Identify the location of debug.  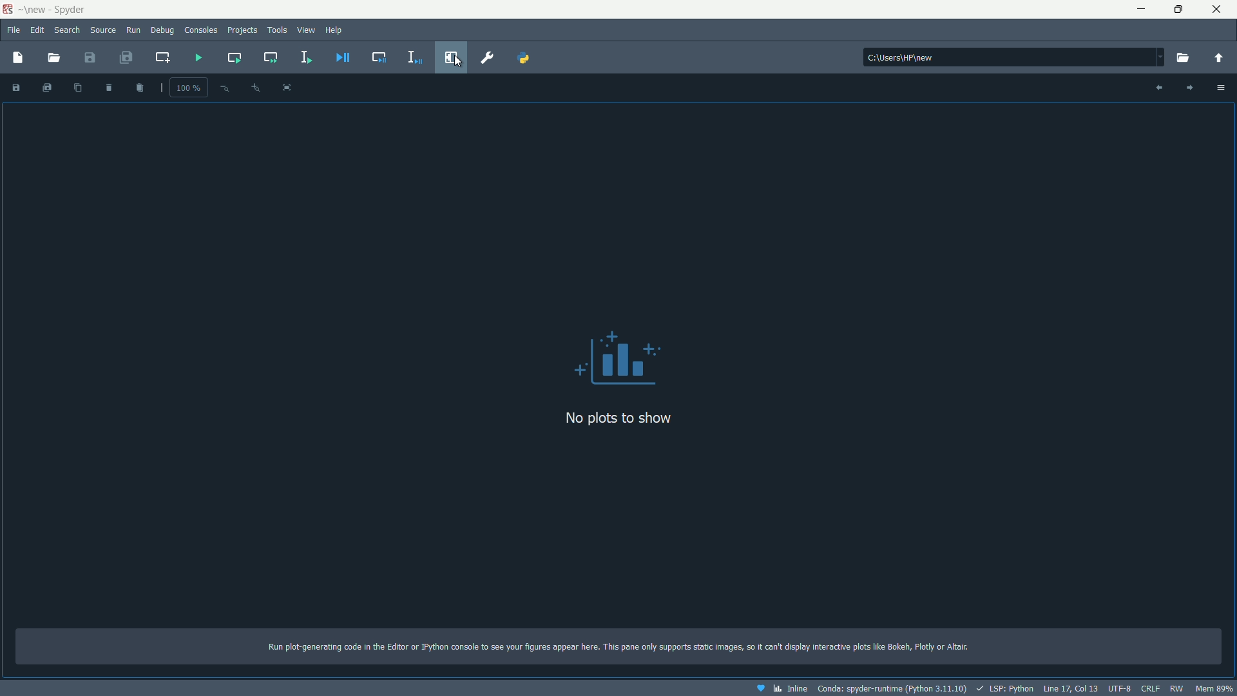
(164, 30).